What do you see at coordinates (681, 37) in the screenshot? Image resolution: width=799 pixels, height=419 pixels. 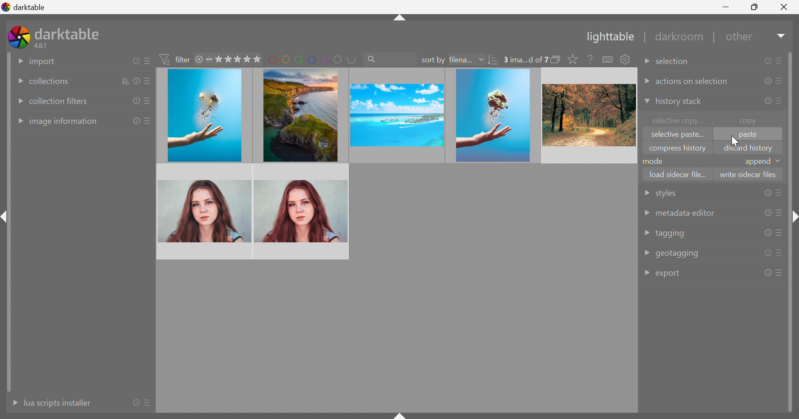 I see `darkroom` at bounding box center [681, 37].